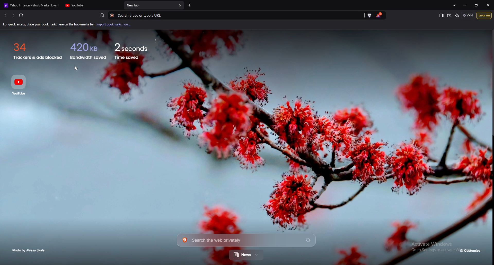 The image size is (494, 265). Describe the element at coordinates (117, 25) in the screenshot. I see `. Import bookmarks now.` at that location.